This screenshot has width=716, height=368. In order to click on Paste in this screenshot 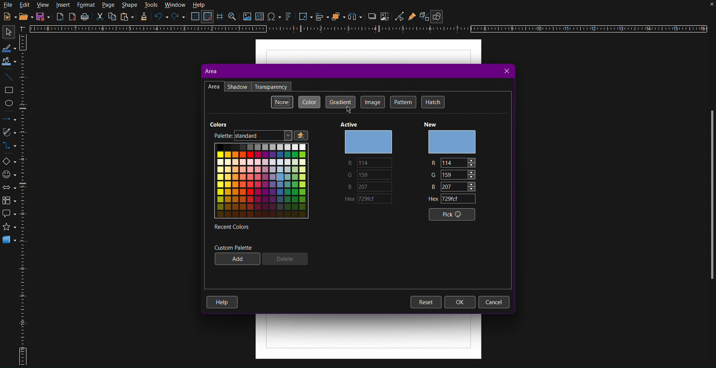, I will do `click(128, 17)`.